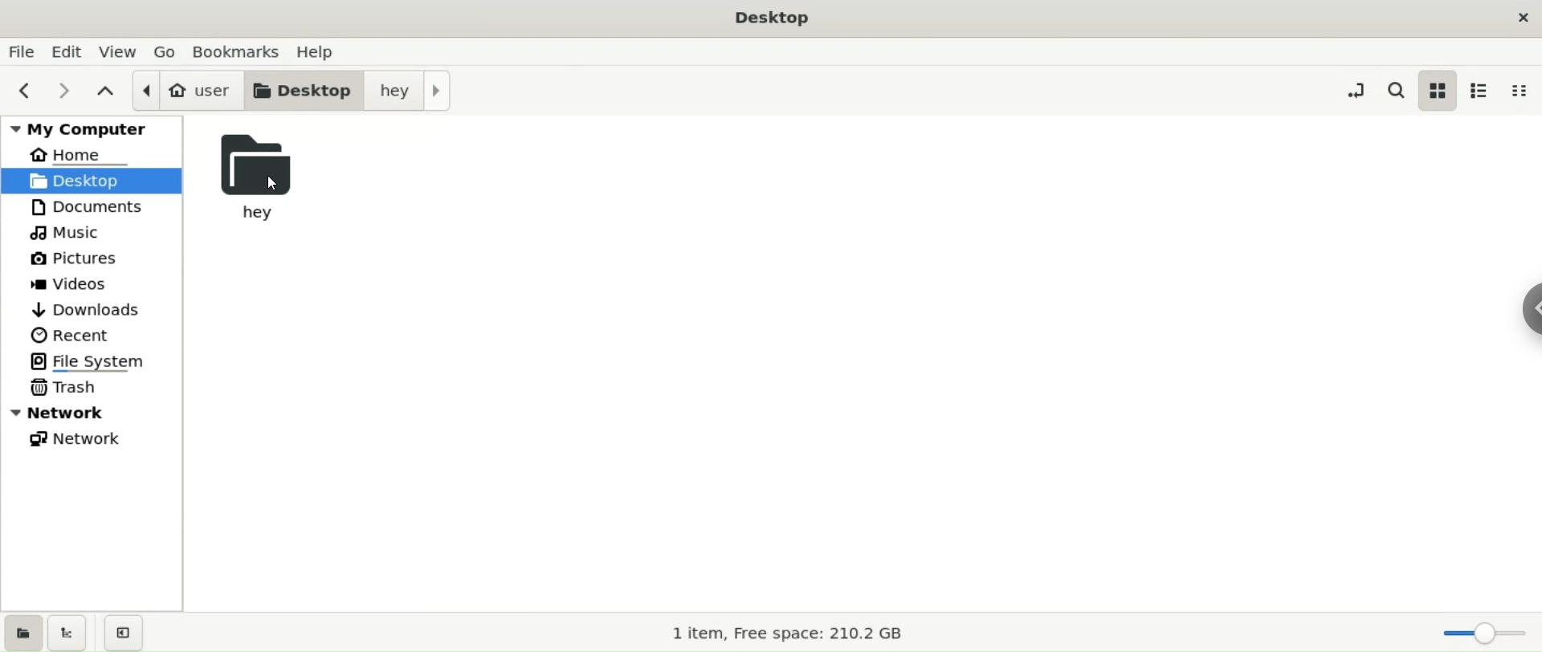 This screenshot has height=652, width=1542. Describe the element at coordinates (70, 334) in the screenshot. I see `recent` at that location.